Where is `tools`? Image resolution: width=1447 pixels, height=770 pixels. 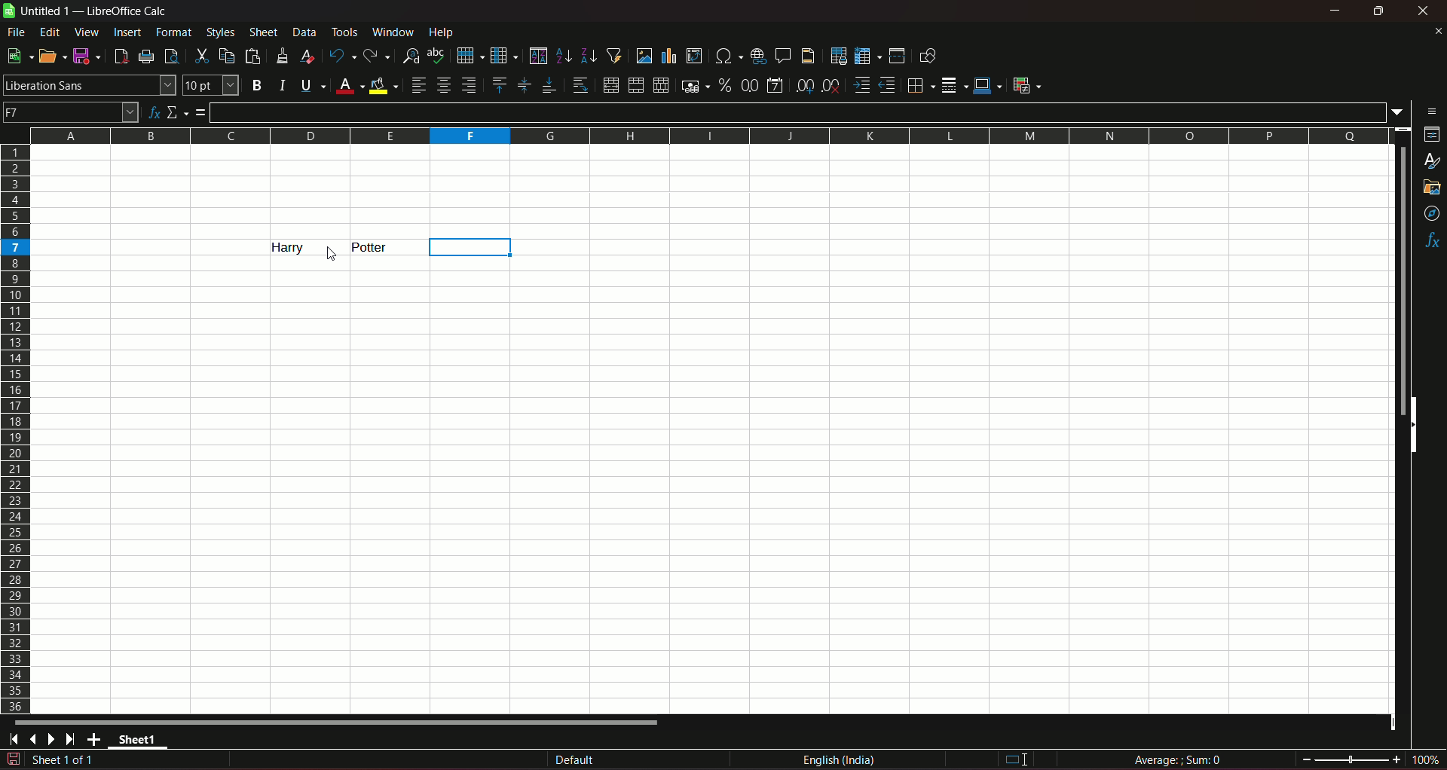
tools is located at coordinates (346, 32).